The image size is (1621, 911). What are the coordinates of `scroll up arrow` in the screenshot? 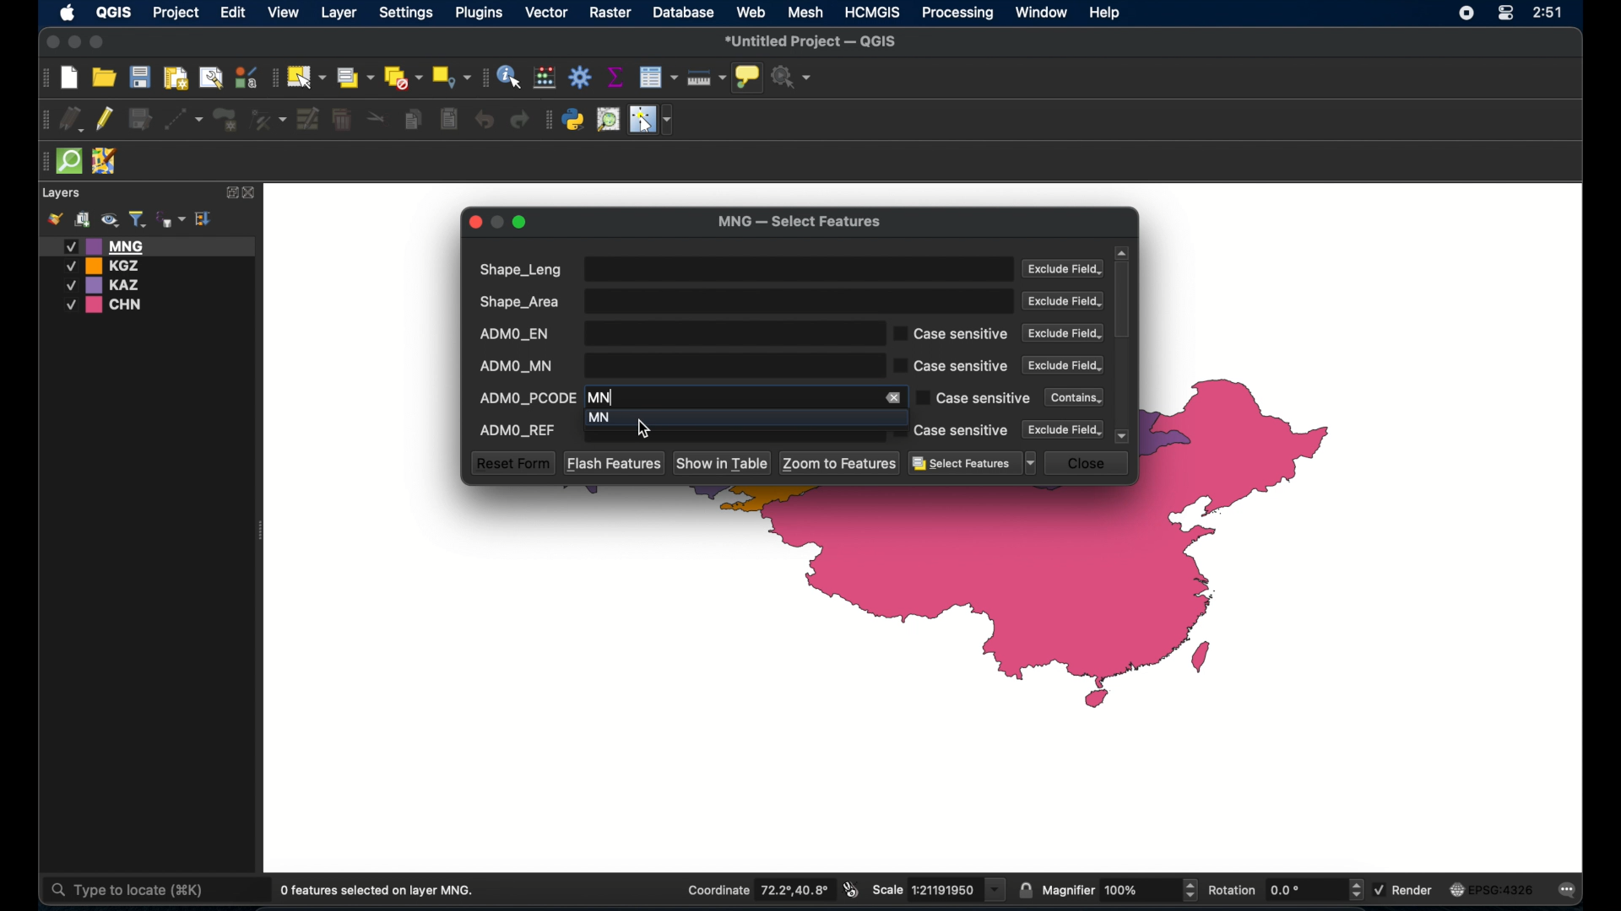 It's located at (1122, 252).